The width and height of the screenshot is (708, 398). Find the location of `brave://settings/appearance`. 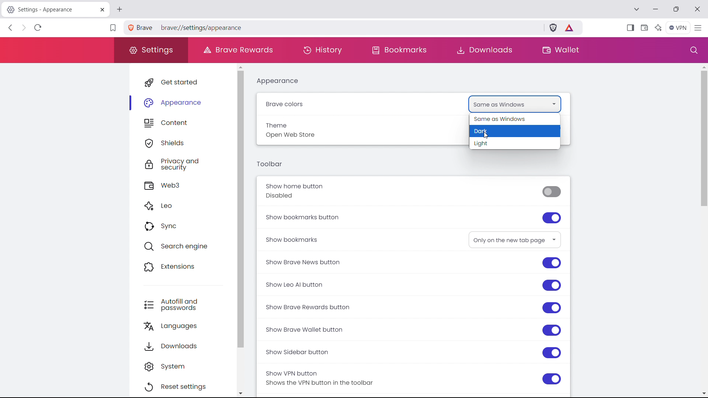

brave://settings/appearance is located at coordinates (348, 28).